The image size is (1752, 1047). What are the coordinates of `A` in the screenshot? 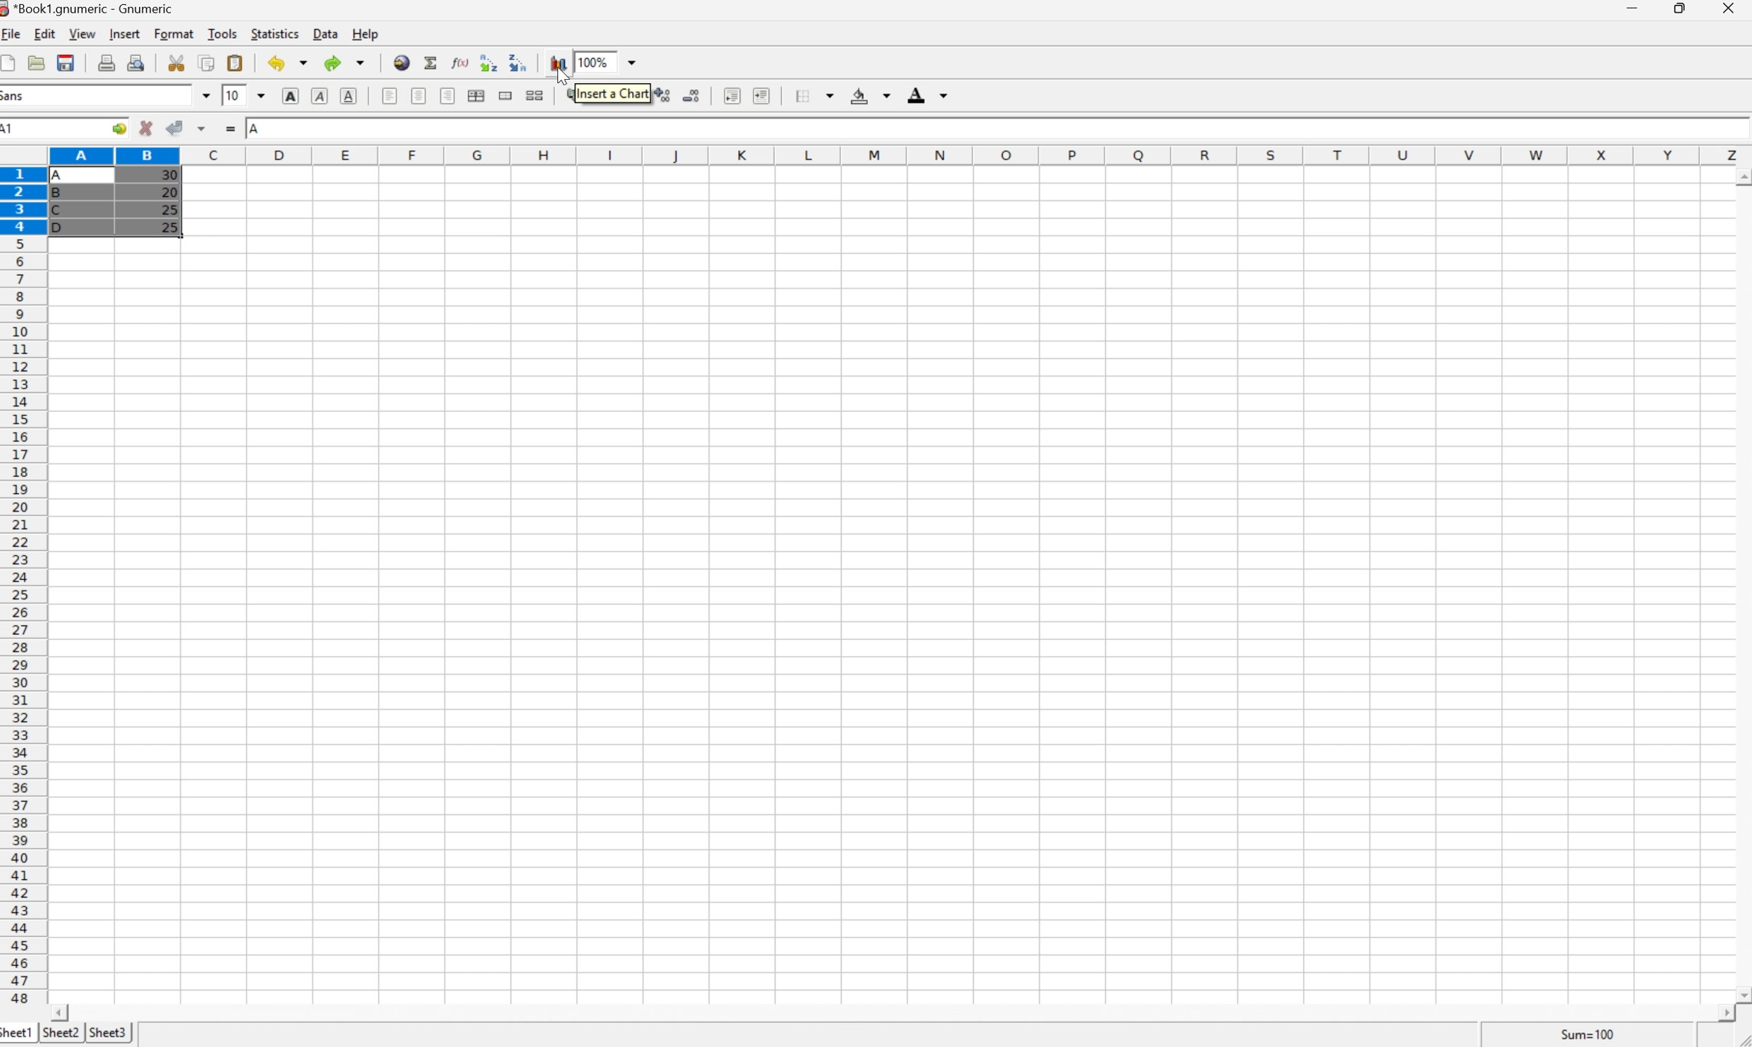 It's located at (63, 172).